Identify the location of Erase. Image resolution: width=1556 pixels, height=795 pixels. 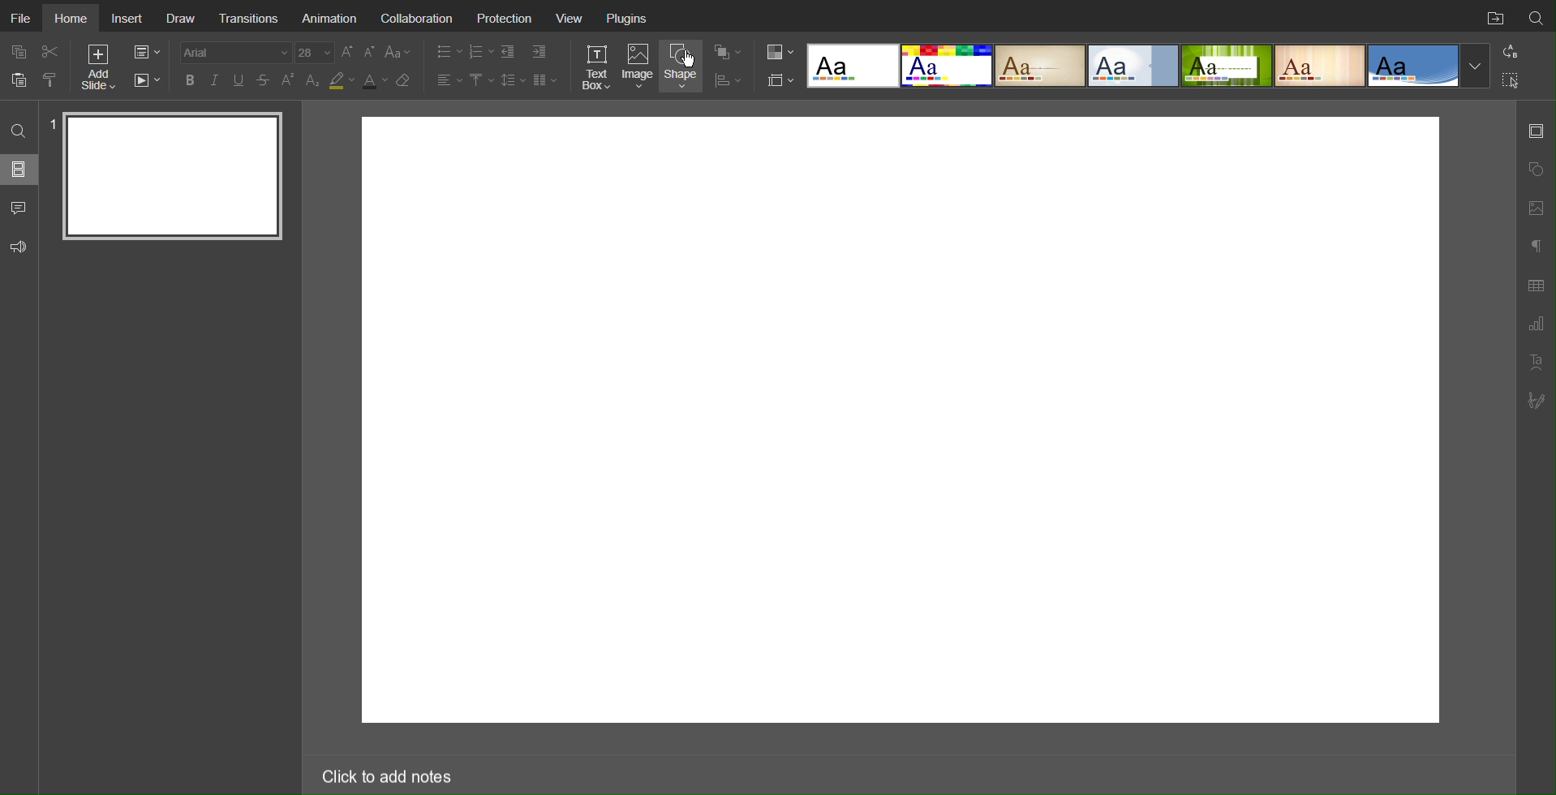
(406, 81).